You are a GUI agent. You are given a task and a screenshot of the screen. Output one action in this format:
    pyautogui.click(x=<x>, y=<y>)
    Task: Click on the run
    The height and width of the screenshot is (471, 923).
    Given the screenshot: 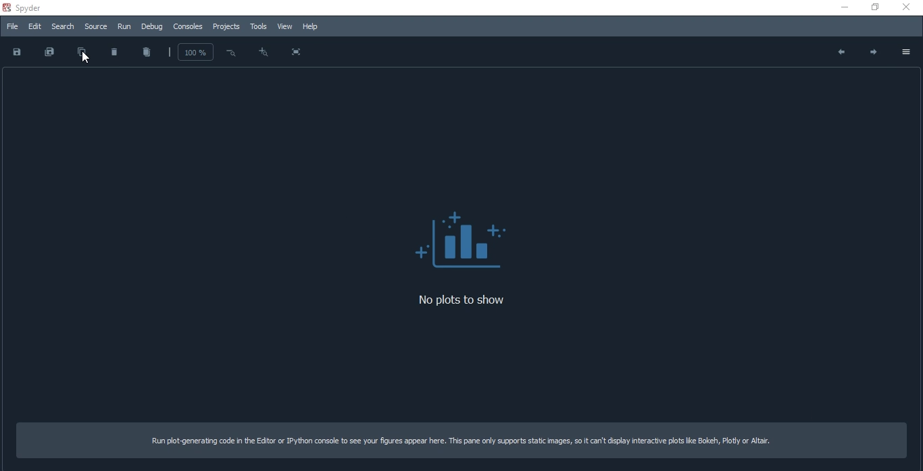 What is the action you would take?
    pyautogui.click(x=125, y=27)
    